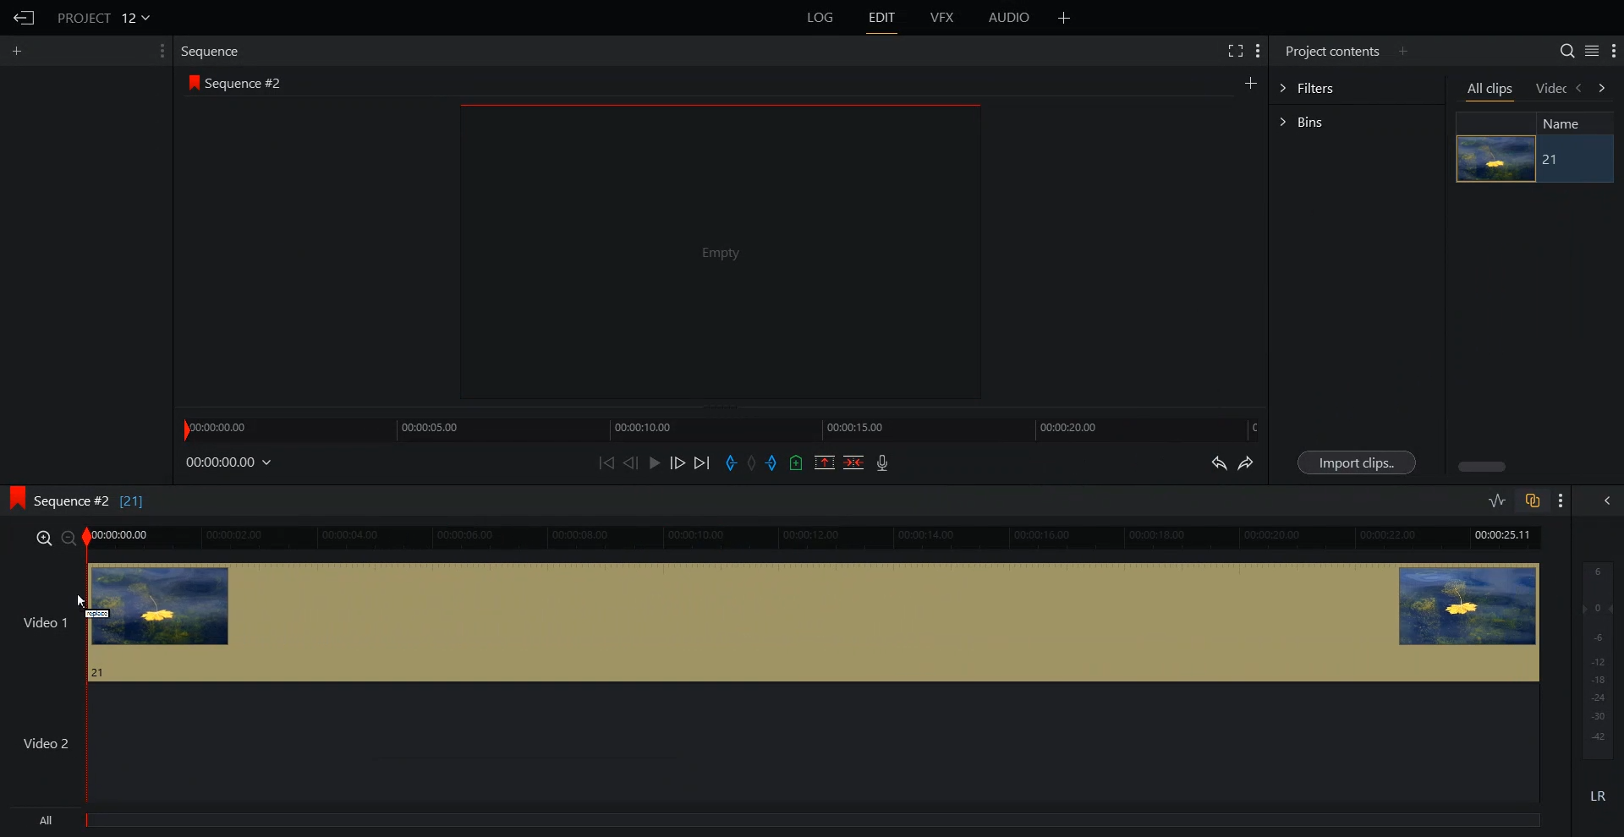  What do you see at coordinates (1591, 50) in the screenshot?
I see `Toggle between list and tile view` at bounding box center [1591, 50].